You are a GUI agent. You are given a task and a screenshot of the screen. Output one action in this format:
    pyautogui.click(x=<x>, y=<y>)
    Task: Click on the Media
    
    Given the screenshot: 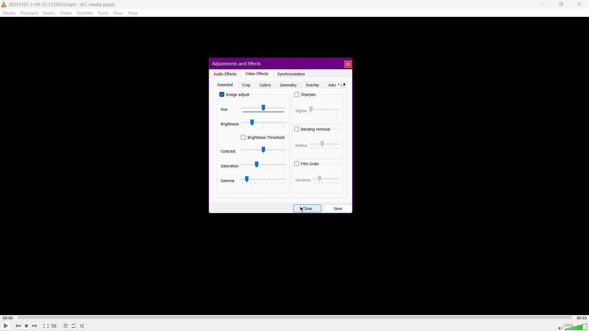 What is the action you would take?
    pyautogui.click(x=9, y=13)
    